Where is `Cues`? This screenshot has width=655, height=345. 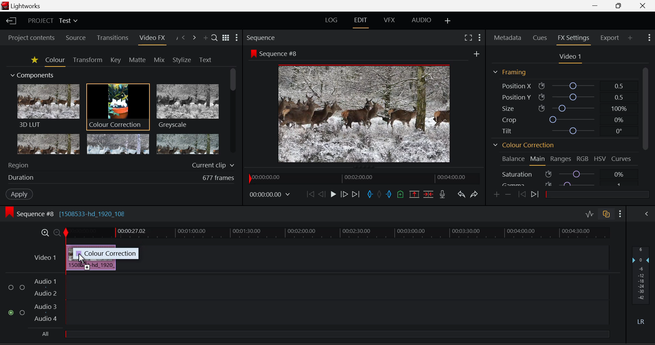
Cues is located at coordinates (540, 38).